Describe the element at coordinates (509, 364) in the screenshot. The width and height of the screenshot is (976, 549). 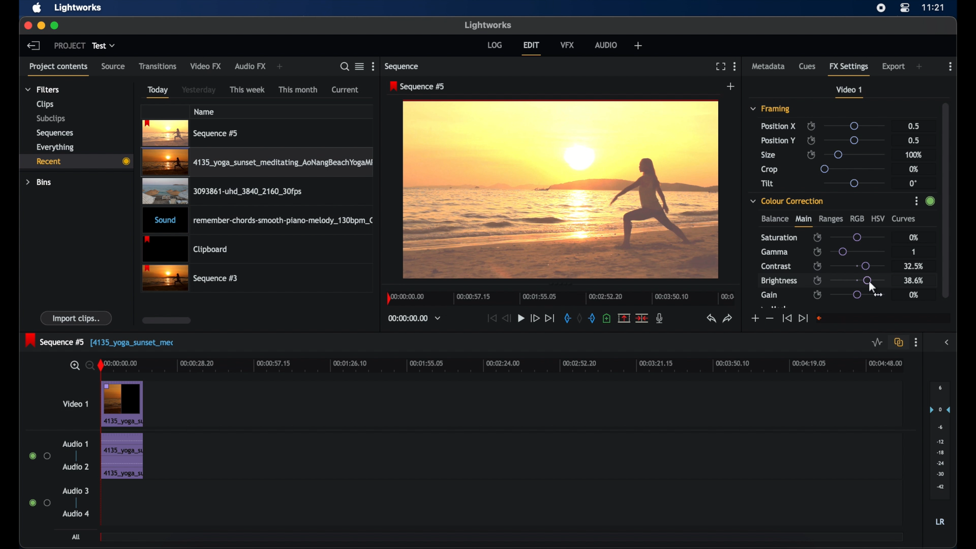
I see `timeline scale` at that location.